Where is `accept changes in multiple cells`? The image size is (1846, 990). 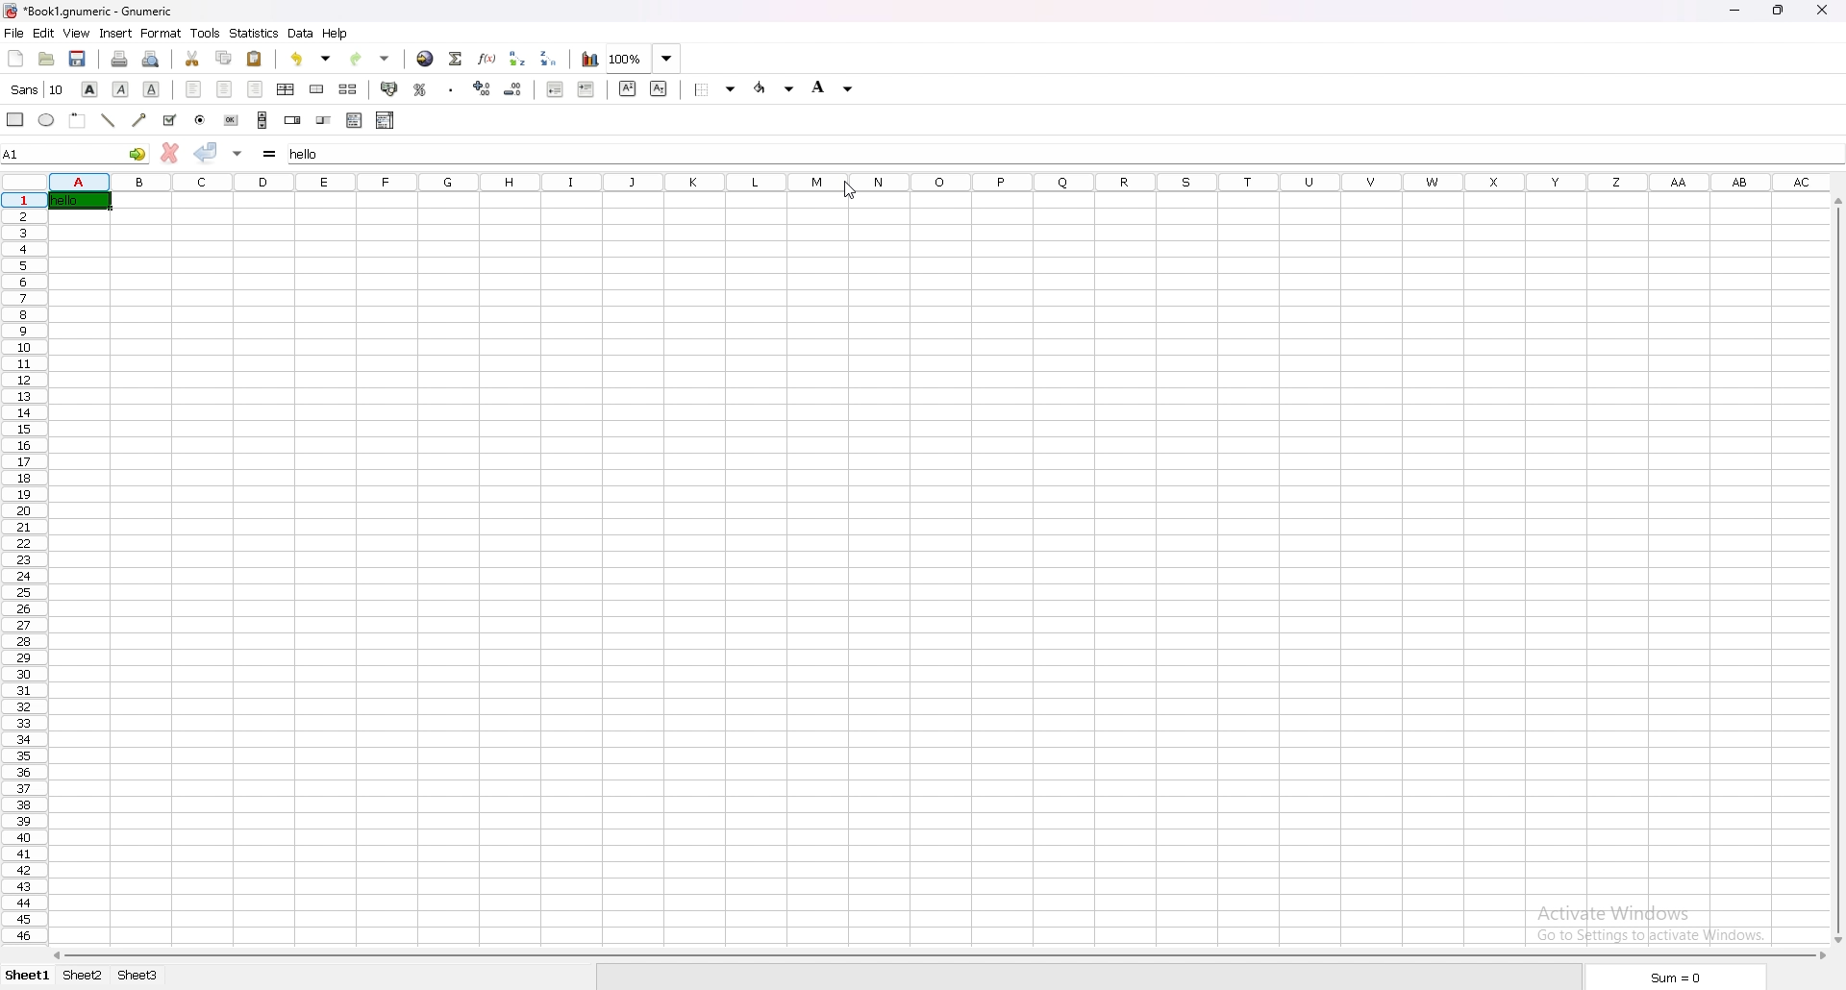
accept changes in multiple cells is located at coordinates (237, 152).